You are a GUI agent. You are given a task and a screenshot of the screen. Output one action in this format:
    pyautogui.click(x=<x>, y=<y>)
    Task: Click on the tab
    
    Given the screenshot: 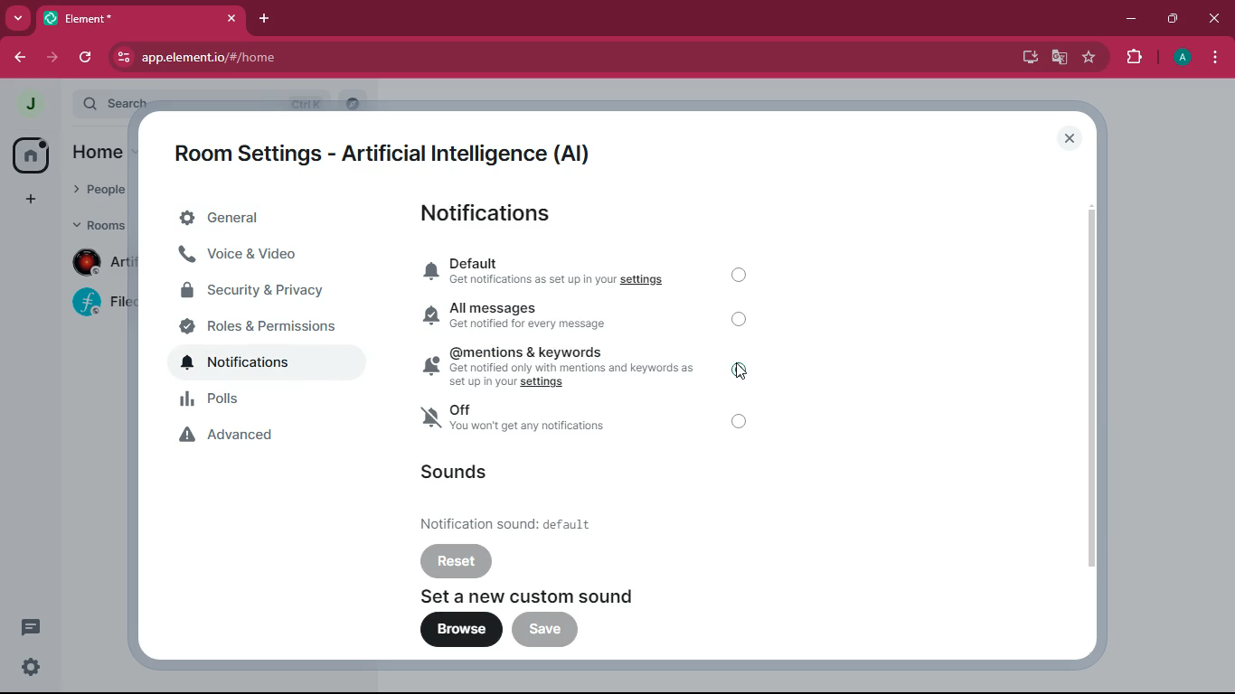 What is the action you would take?
    pyautogui.click(x=146, y=22)
    